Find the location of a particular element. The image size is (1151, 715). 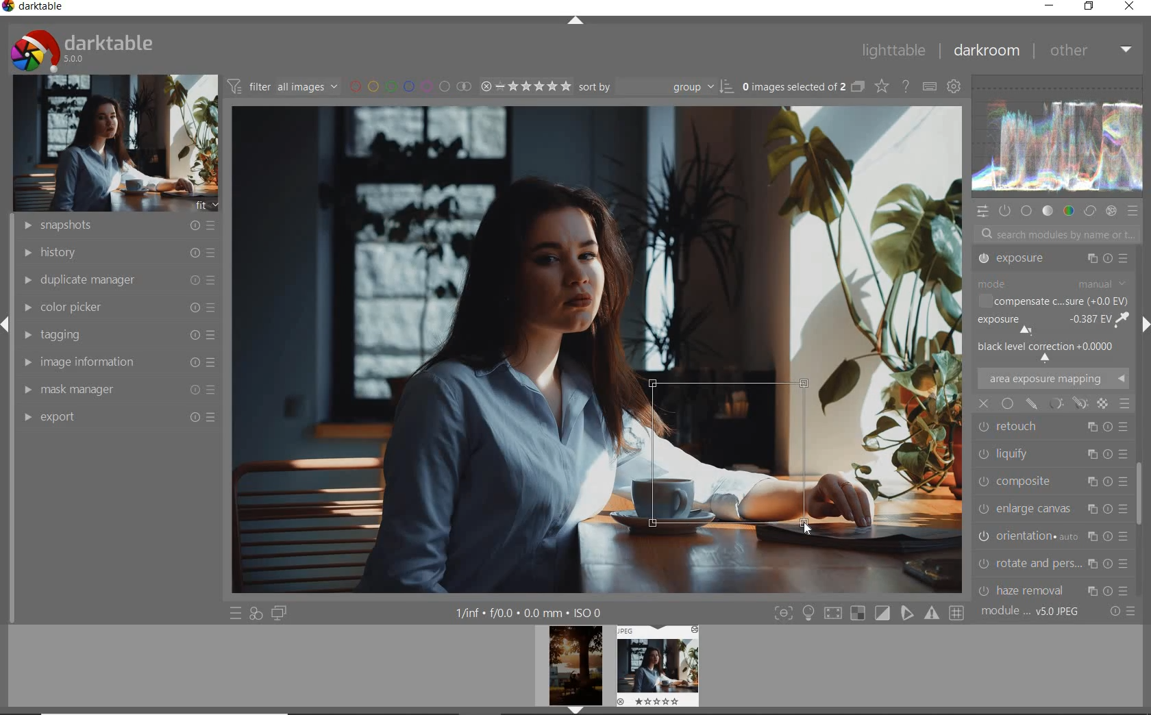

HAZE REMOVAL is located at coordinates (1053, 505).